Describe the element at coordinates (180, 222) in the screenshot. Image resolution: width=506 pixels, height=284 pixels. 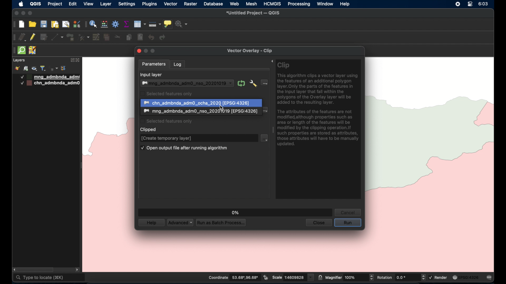
I see `advances` at that location.